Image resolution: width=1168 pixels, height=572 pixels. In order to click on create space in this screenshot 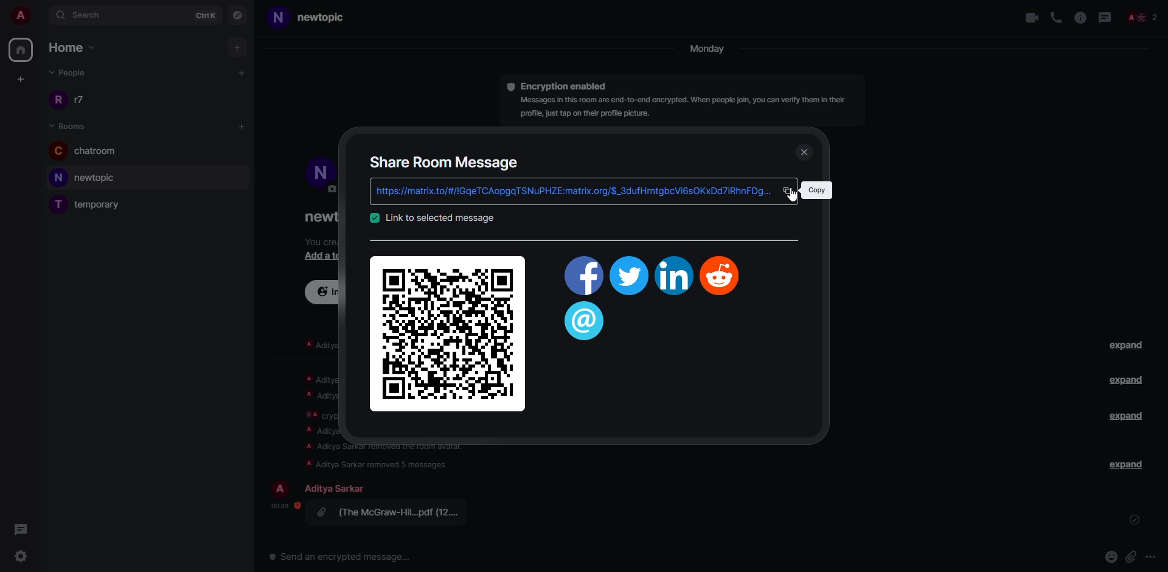, I will do `click(19, 78)`.